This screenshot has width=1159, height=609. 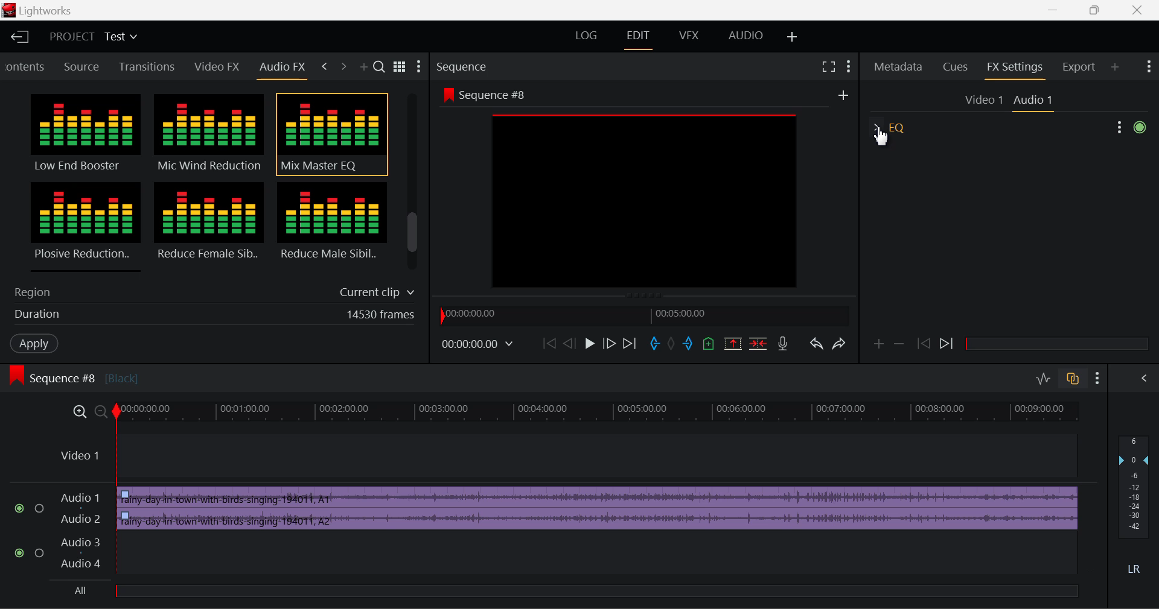 I want to click on remove keyframe, so click(x=902, y=344).